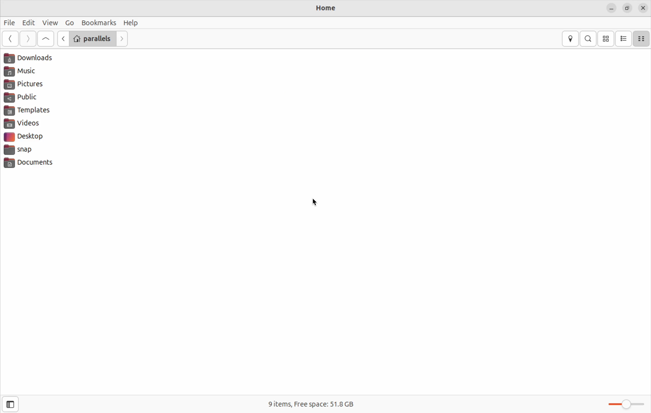 This screenshot has width=651, height=413. Describe the element at coordinates (34, 85) in the screenshot. I see `pictures` at that location.